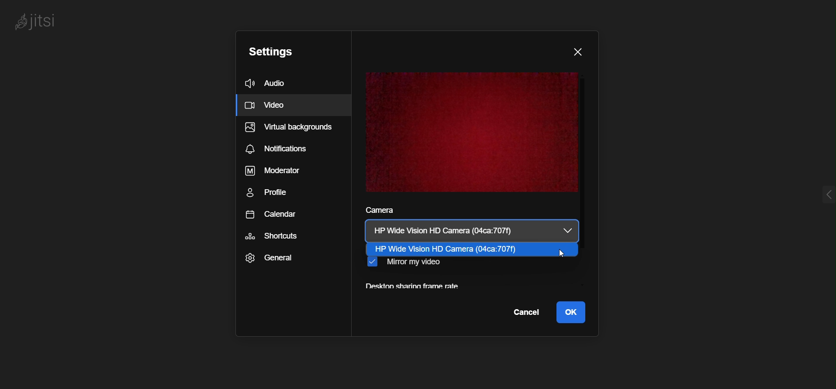 This screenshot has width=836, height=389. What do you see at coordinates (572, 231) in the screenshot?
I see `camera dropdown` at bounding box center [572, 231].